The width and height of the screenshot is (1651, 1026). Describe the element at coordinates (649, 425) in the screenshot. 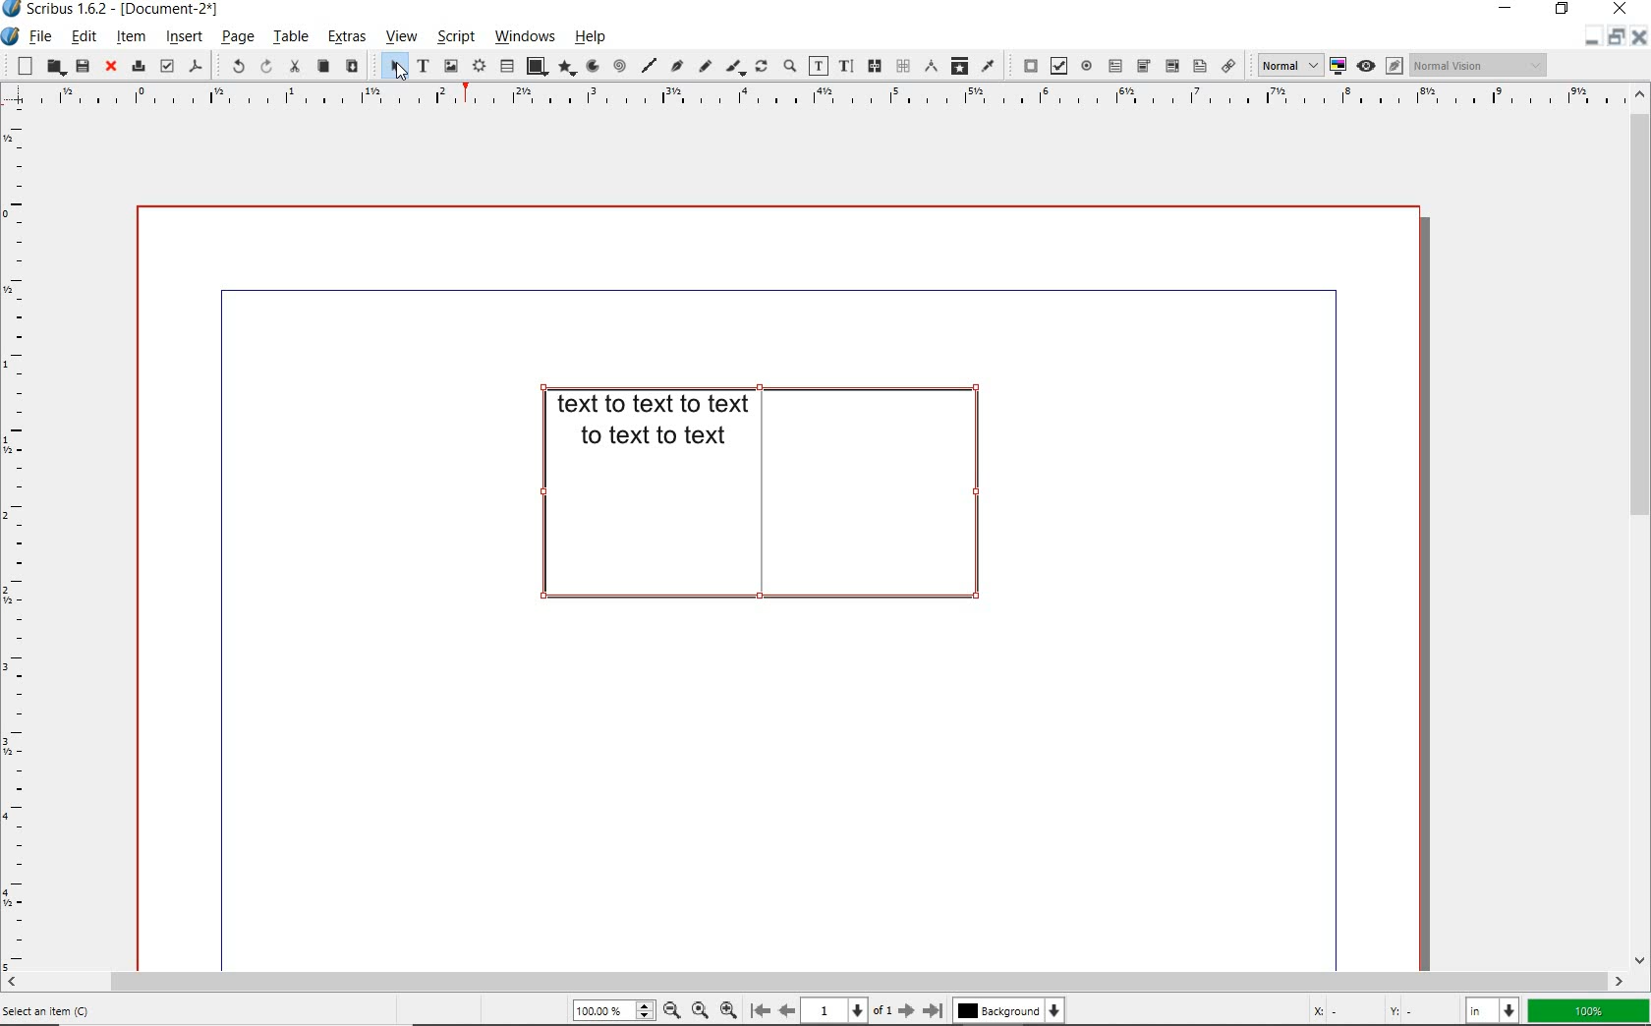

I see `TEXT` at that location.